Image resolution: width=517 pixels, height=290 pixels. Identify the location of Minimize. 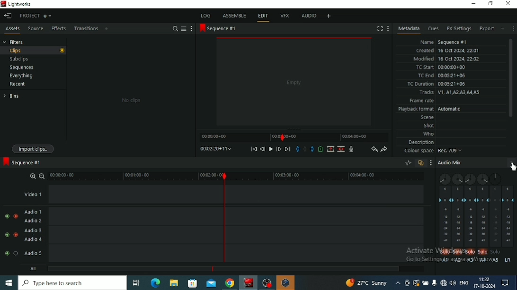
(473, 3).